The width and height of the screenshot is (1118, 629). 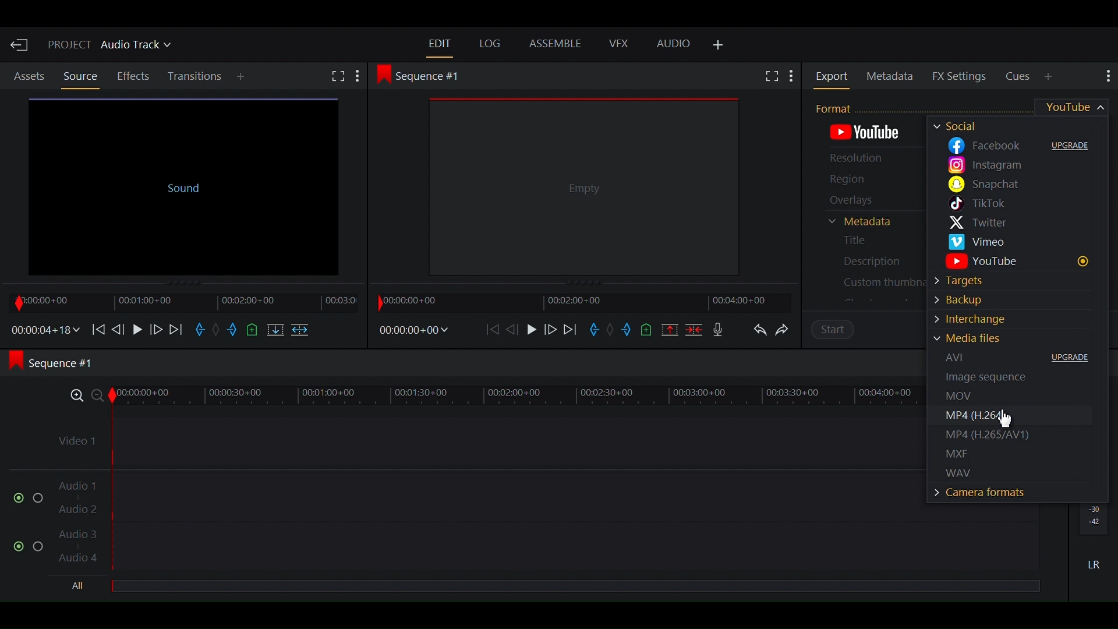 I want to click on Upgrade, so click(x=1067, y=144).